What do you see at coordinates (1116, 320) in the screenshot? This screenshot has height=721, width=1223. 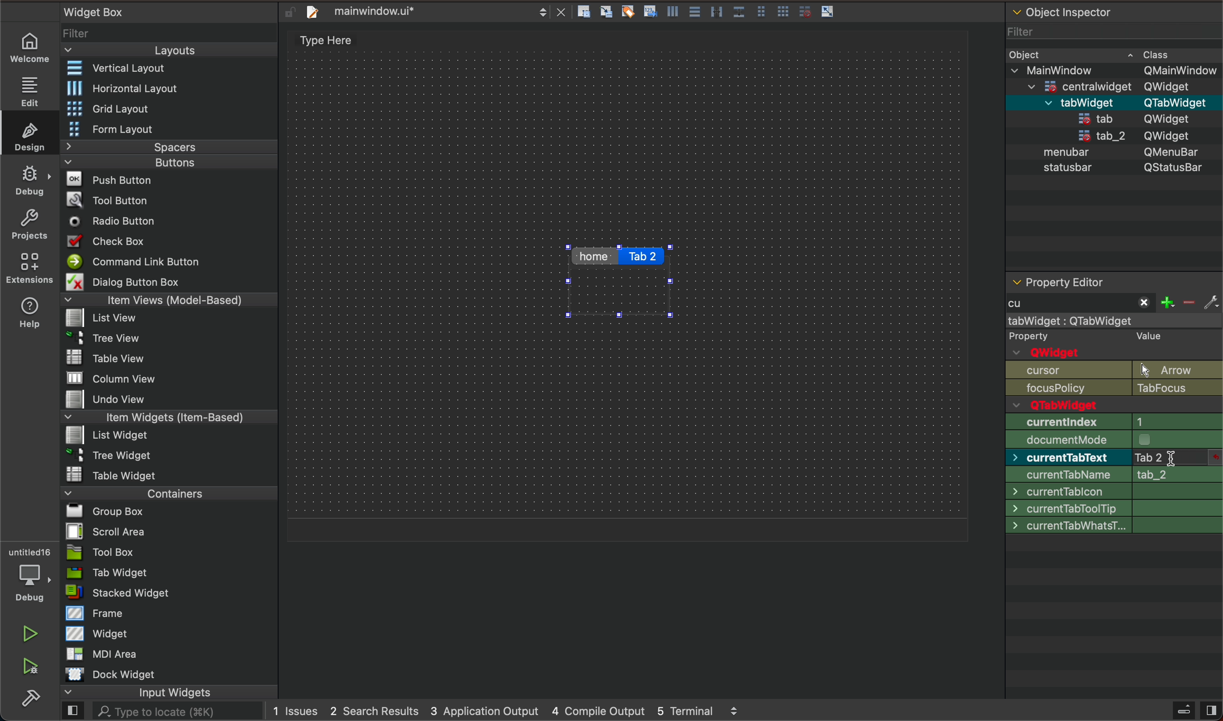 I see `mainwindow` at bounding box center [1116, 320].